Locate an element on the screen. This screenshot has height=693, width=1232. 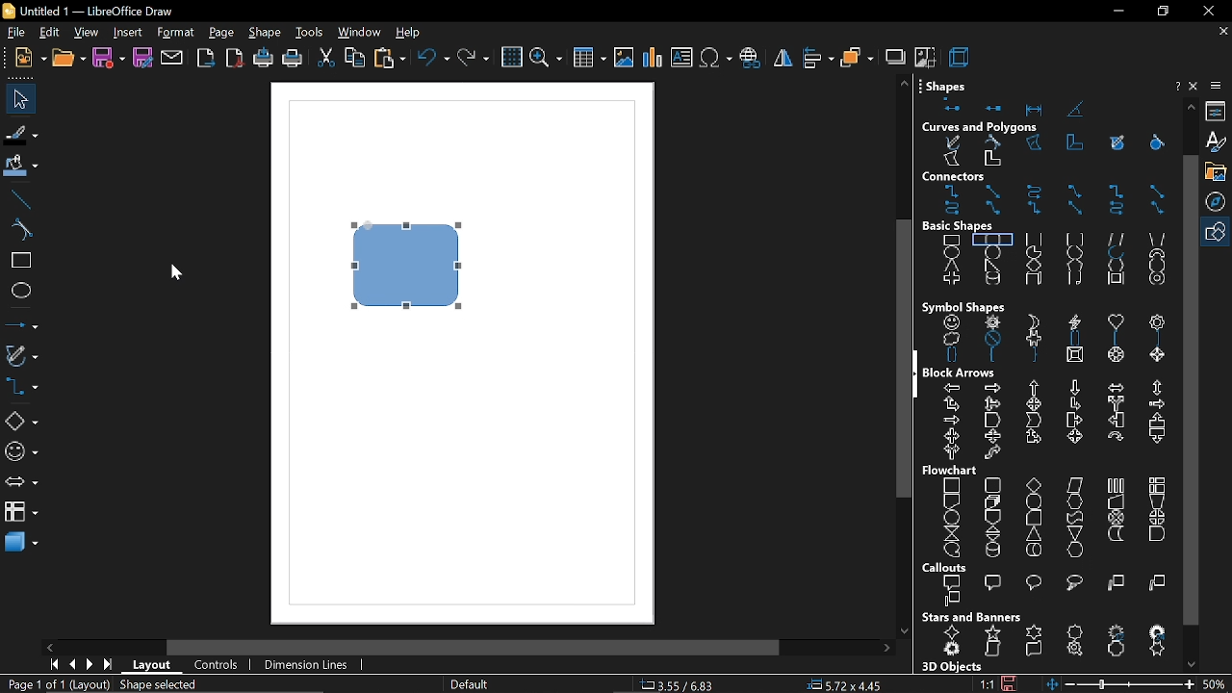
export as pdf is located at coordinates (235, 58).